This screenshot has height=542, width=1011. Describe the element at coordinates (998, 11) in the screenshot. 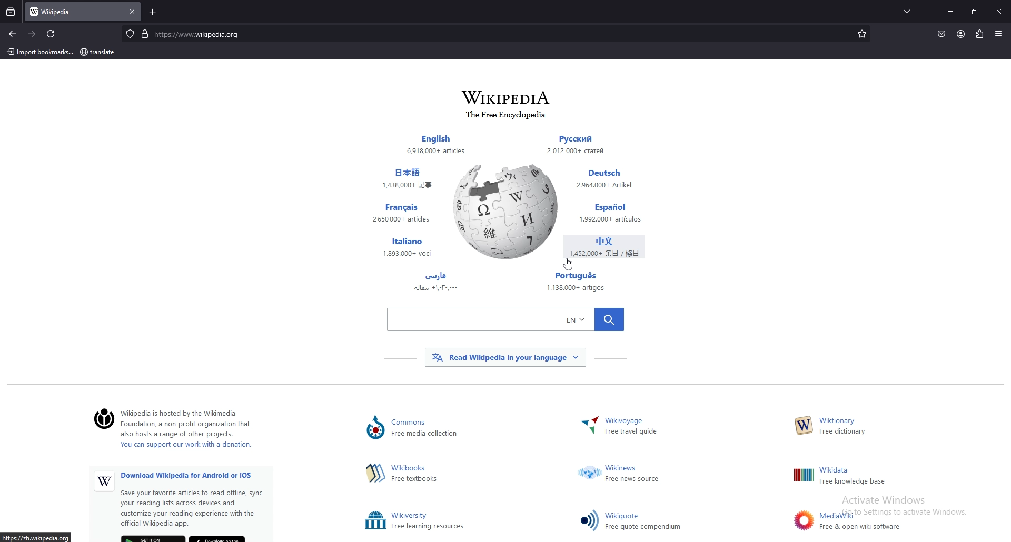

I see `` at that location.